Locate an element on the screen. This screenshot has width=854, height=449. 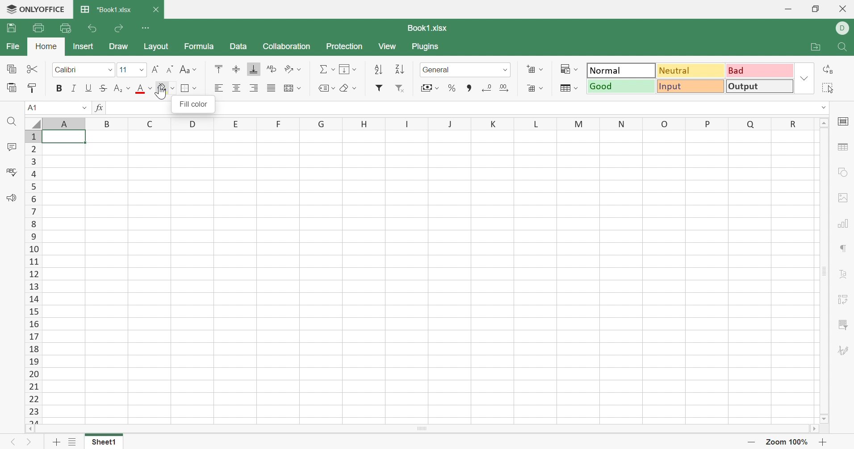
Decrement font size is located at coordinates (169, 68).